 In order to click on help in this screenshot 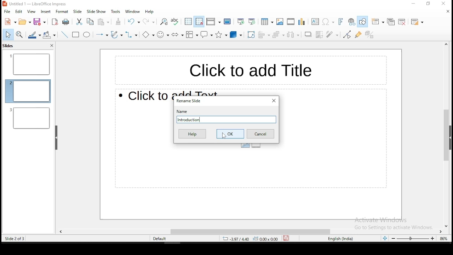, I will do `click(149, 12)`.